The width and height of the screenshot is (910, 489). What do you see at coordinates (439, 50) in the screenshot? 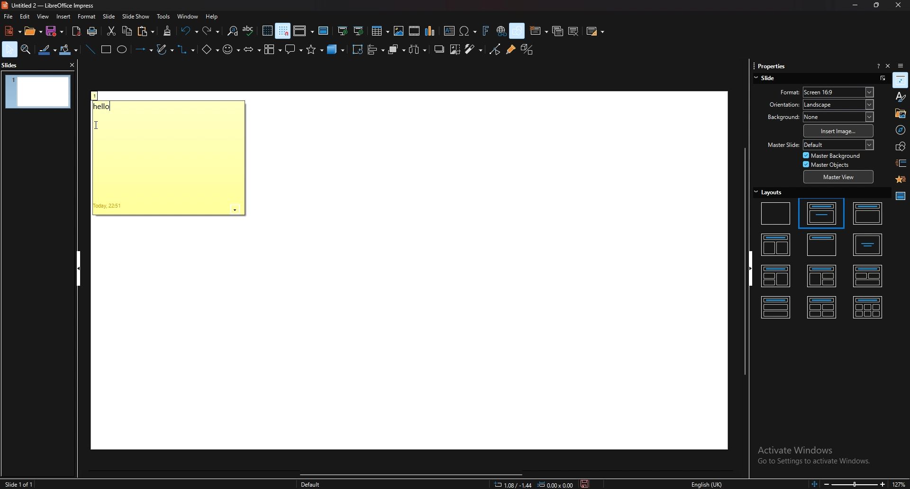
I see `shadow` at bounding box center [439, 50].